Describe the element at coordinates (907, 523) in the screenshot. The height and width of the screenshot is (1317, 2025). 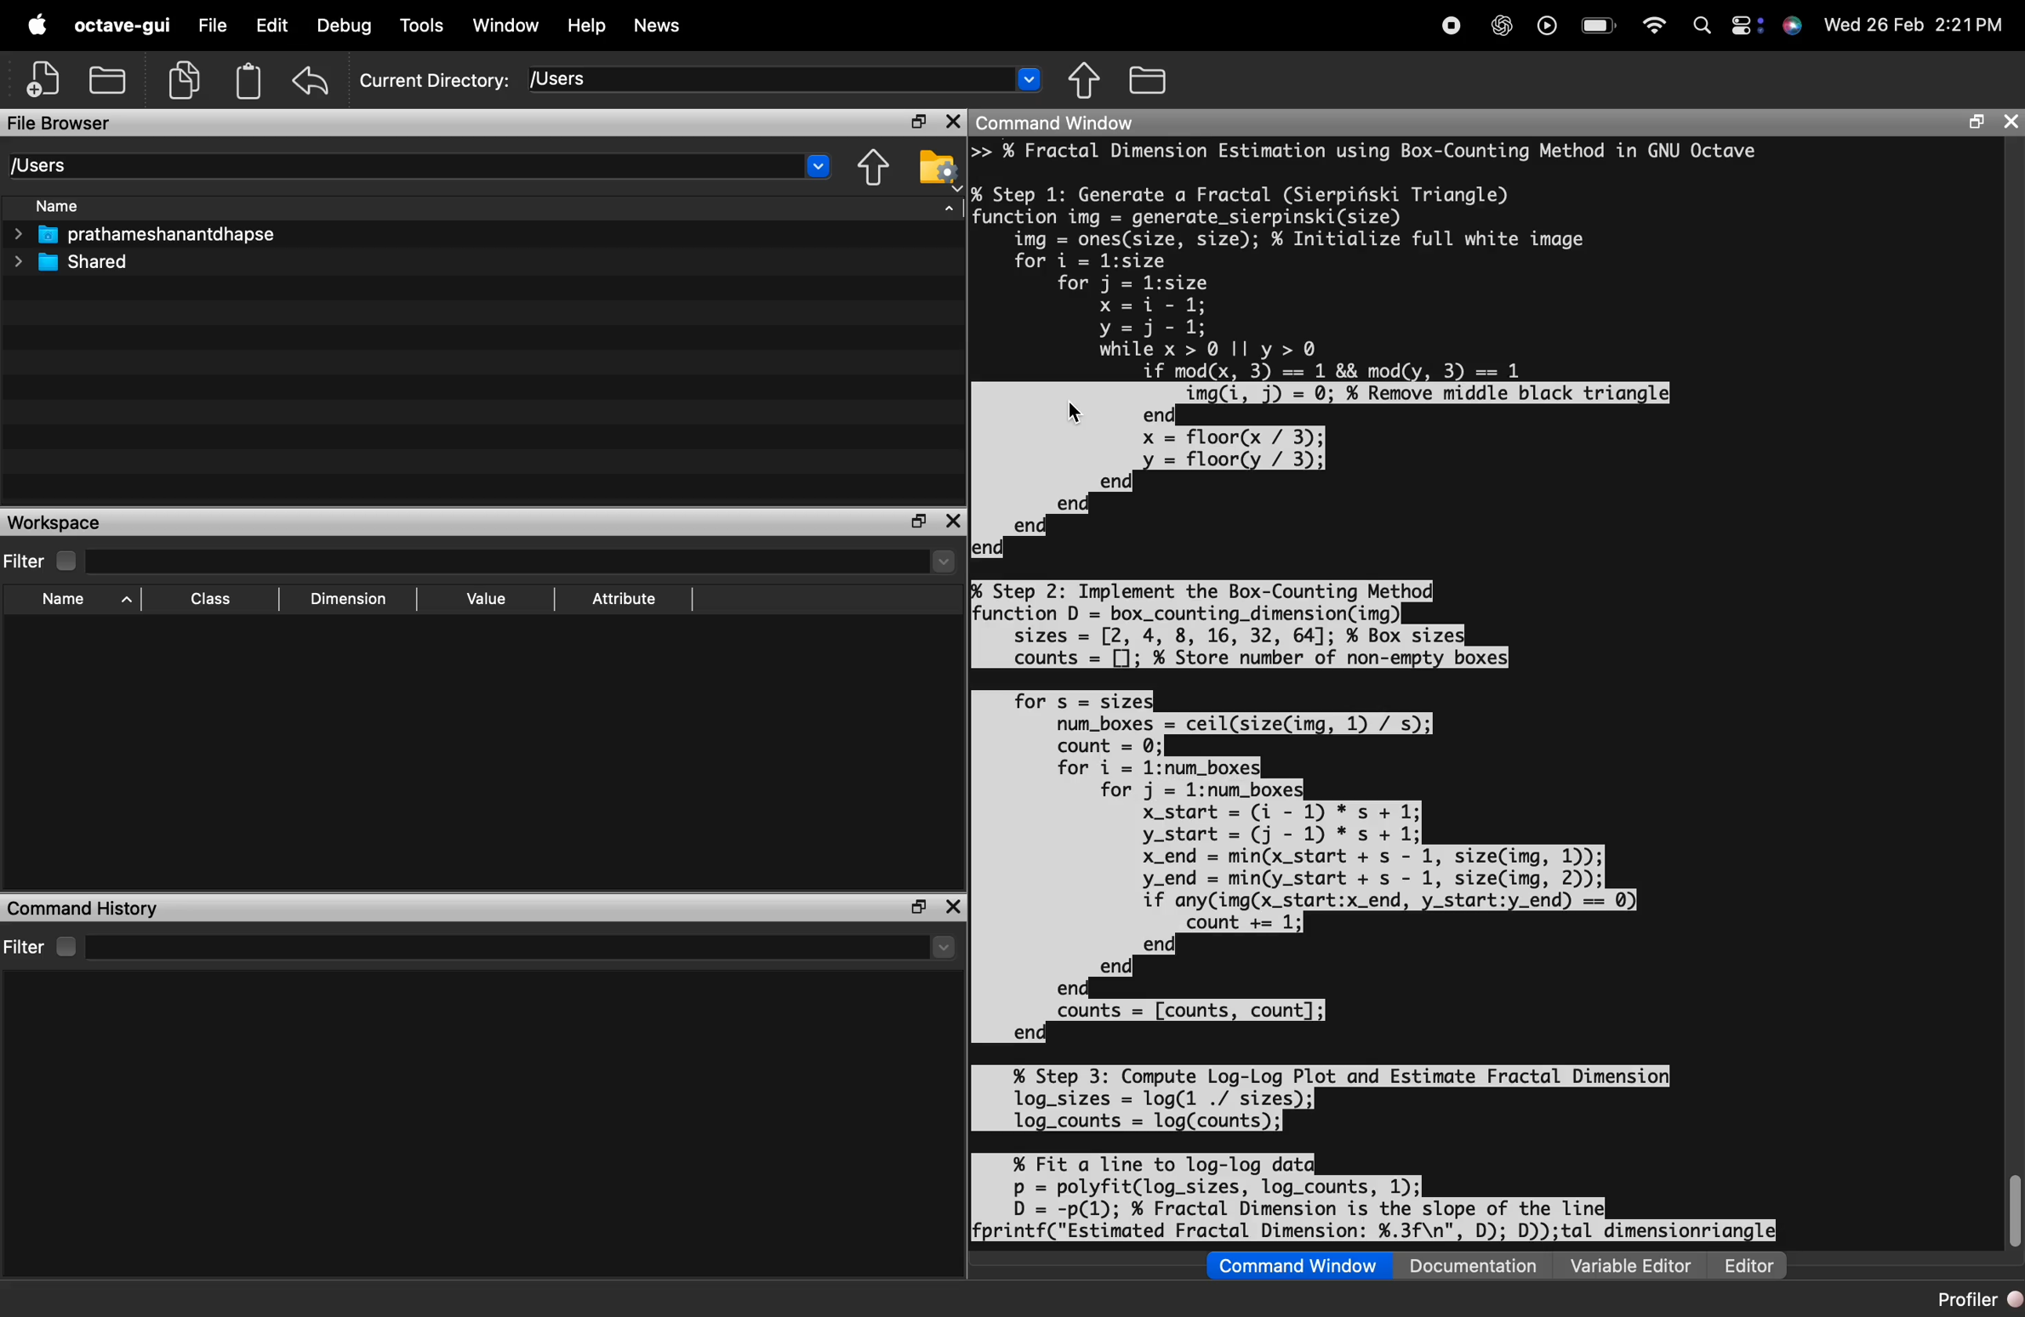
I see `maximise` at that location.